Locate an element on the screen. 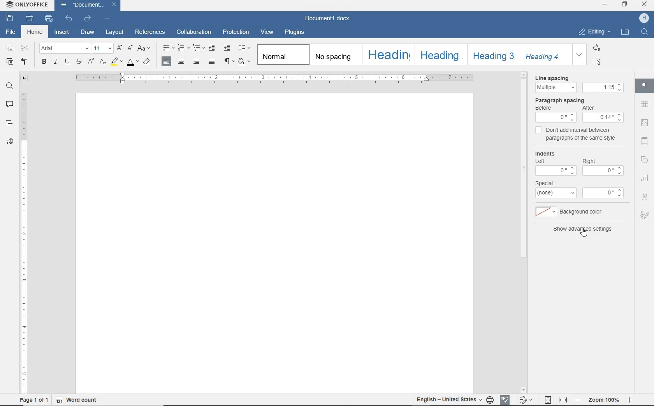 This screenshot has width=654, height=406. Line spacing:Multipe - 1.15 is located at coordinates (577, 85).